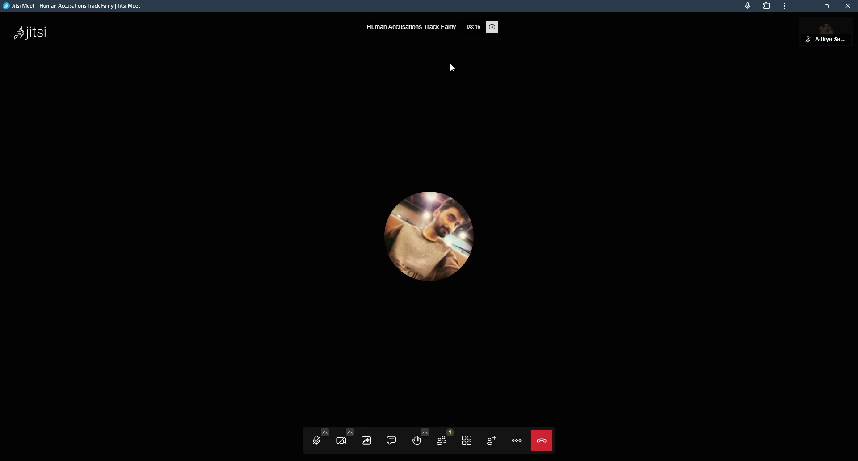  Describe the element at coordinates (444, 438) in the screenshot. I see `people` at that location.